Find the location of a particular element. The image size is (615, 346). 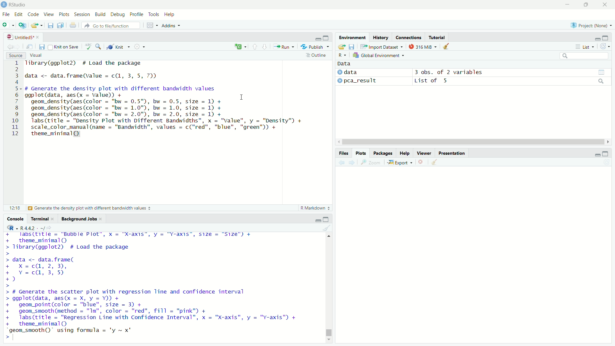

Open an existing file is located at coordinates (34, 25).